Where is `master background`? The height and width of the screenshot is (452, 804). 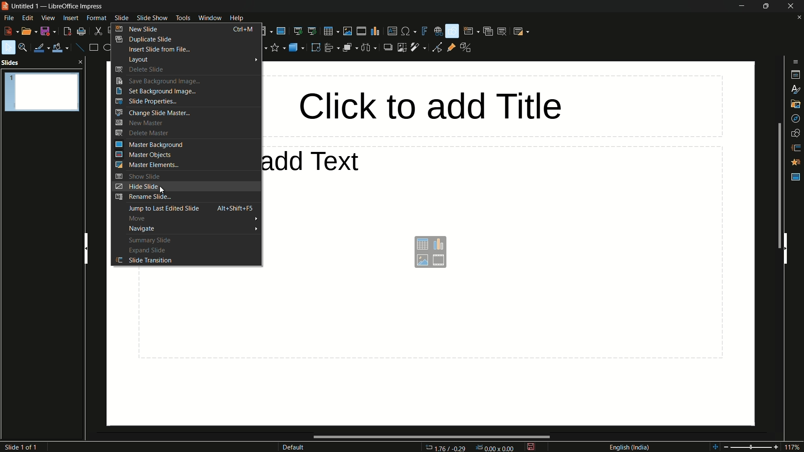
master background is located at coordinates (148, 144).